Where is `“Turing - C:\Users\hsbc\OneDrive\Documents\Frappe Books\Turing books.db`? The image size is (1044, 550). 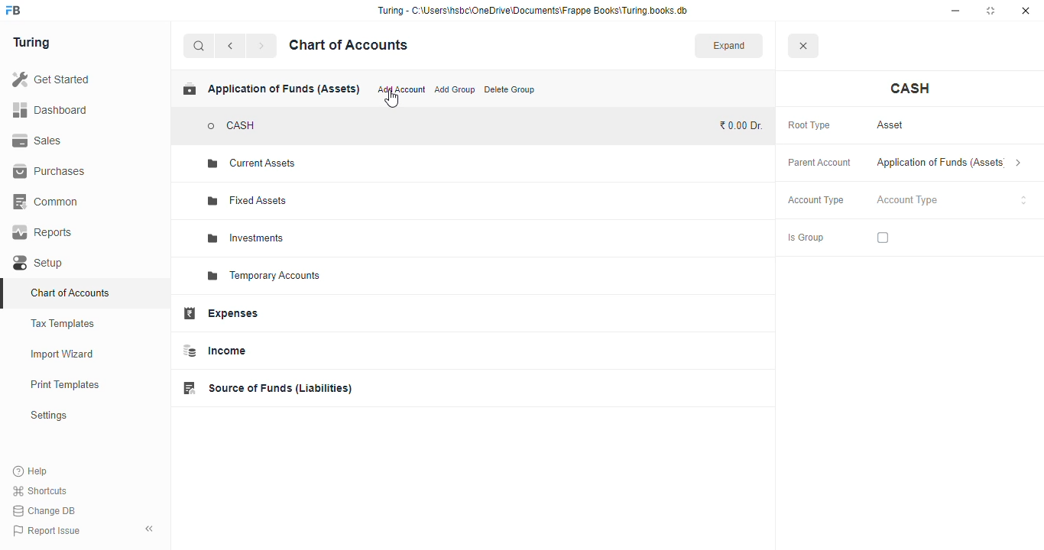 “Turing - C:\Users\hsbc\OneDrive\Documents\Frappe Books\Turing books.db is located at coordinates (532, 10).